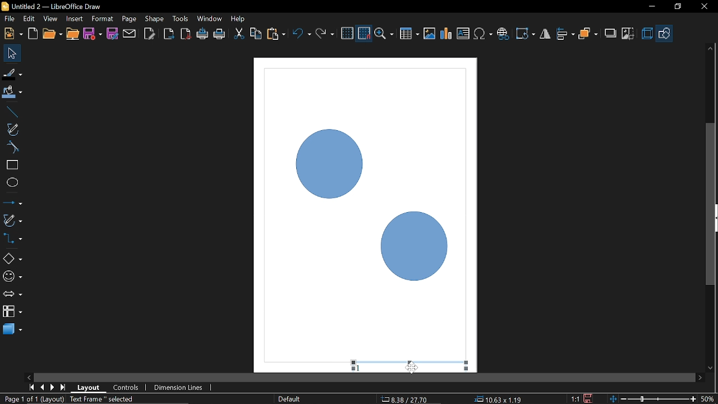 The width and height of the screenshot is (718, 404). What do you see at coordinates (220, 34) in the screenshot?
I see `print directly` at bounding box center [220, 34].